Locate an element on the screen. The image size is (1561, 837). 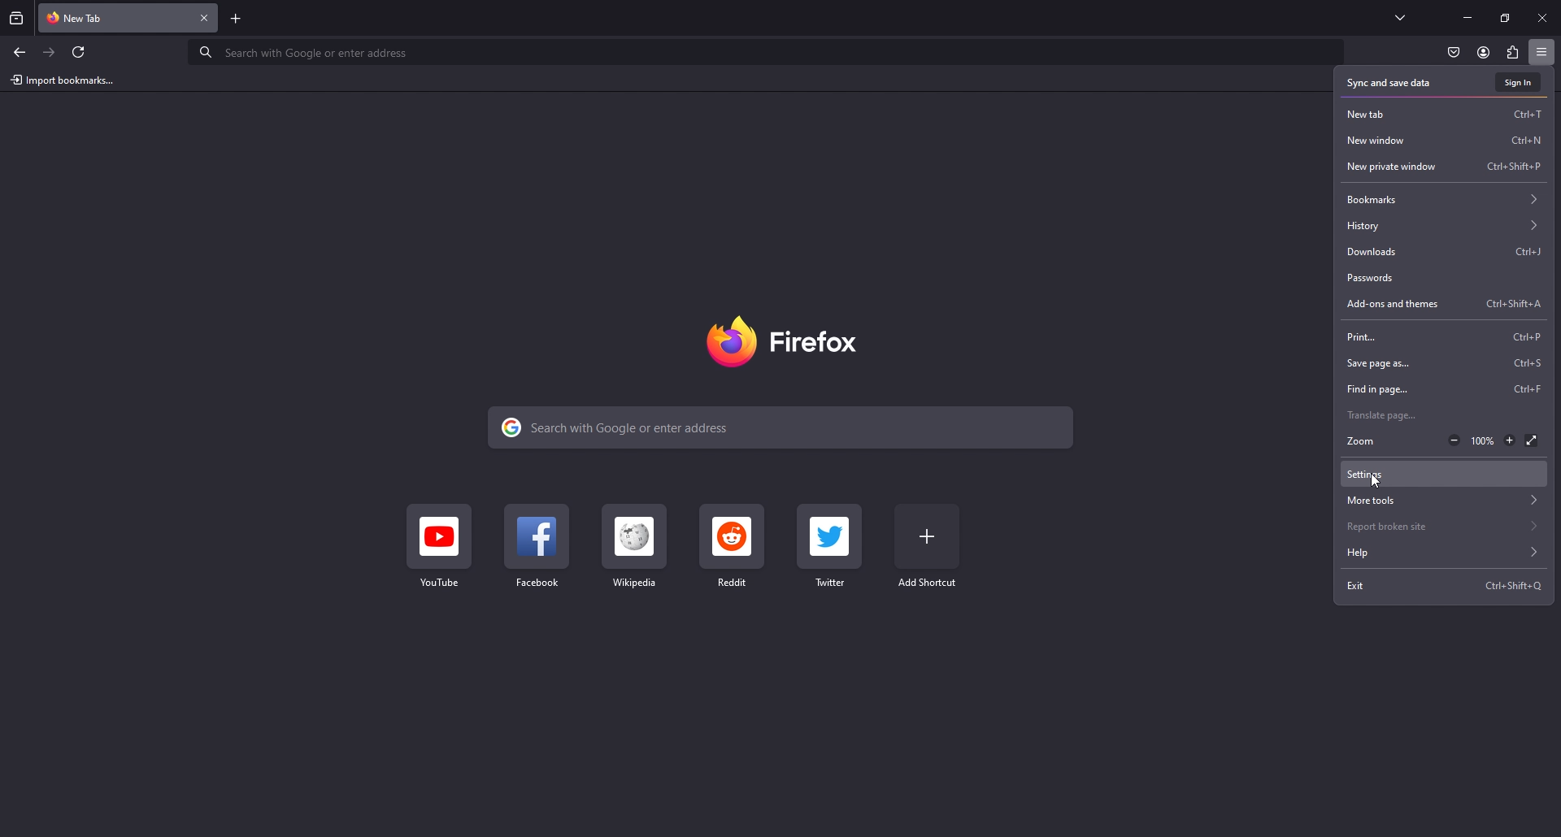
application menu is located at coordinates (1541, 51).